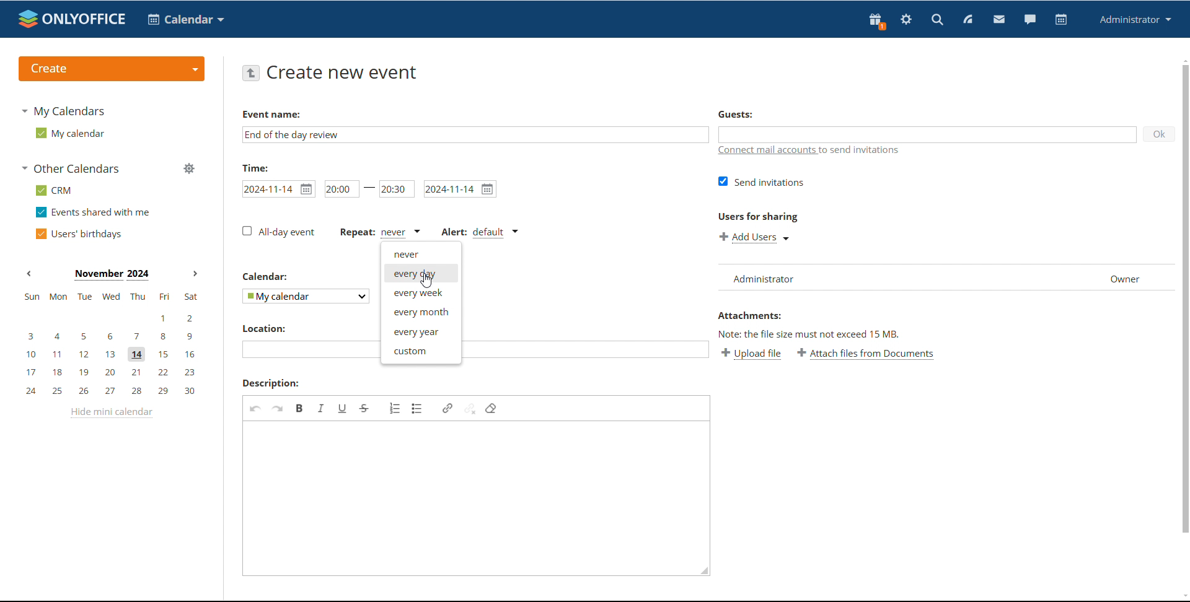 Image resolution: width=1190 pixels, height=602 pixels. Describe the element at coordinates (190, 170) in the screenshot. I see `manage` at that location.